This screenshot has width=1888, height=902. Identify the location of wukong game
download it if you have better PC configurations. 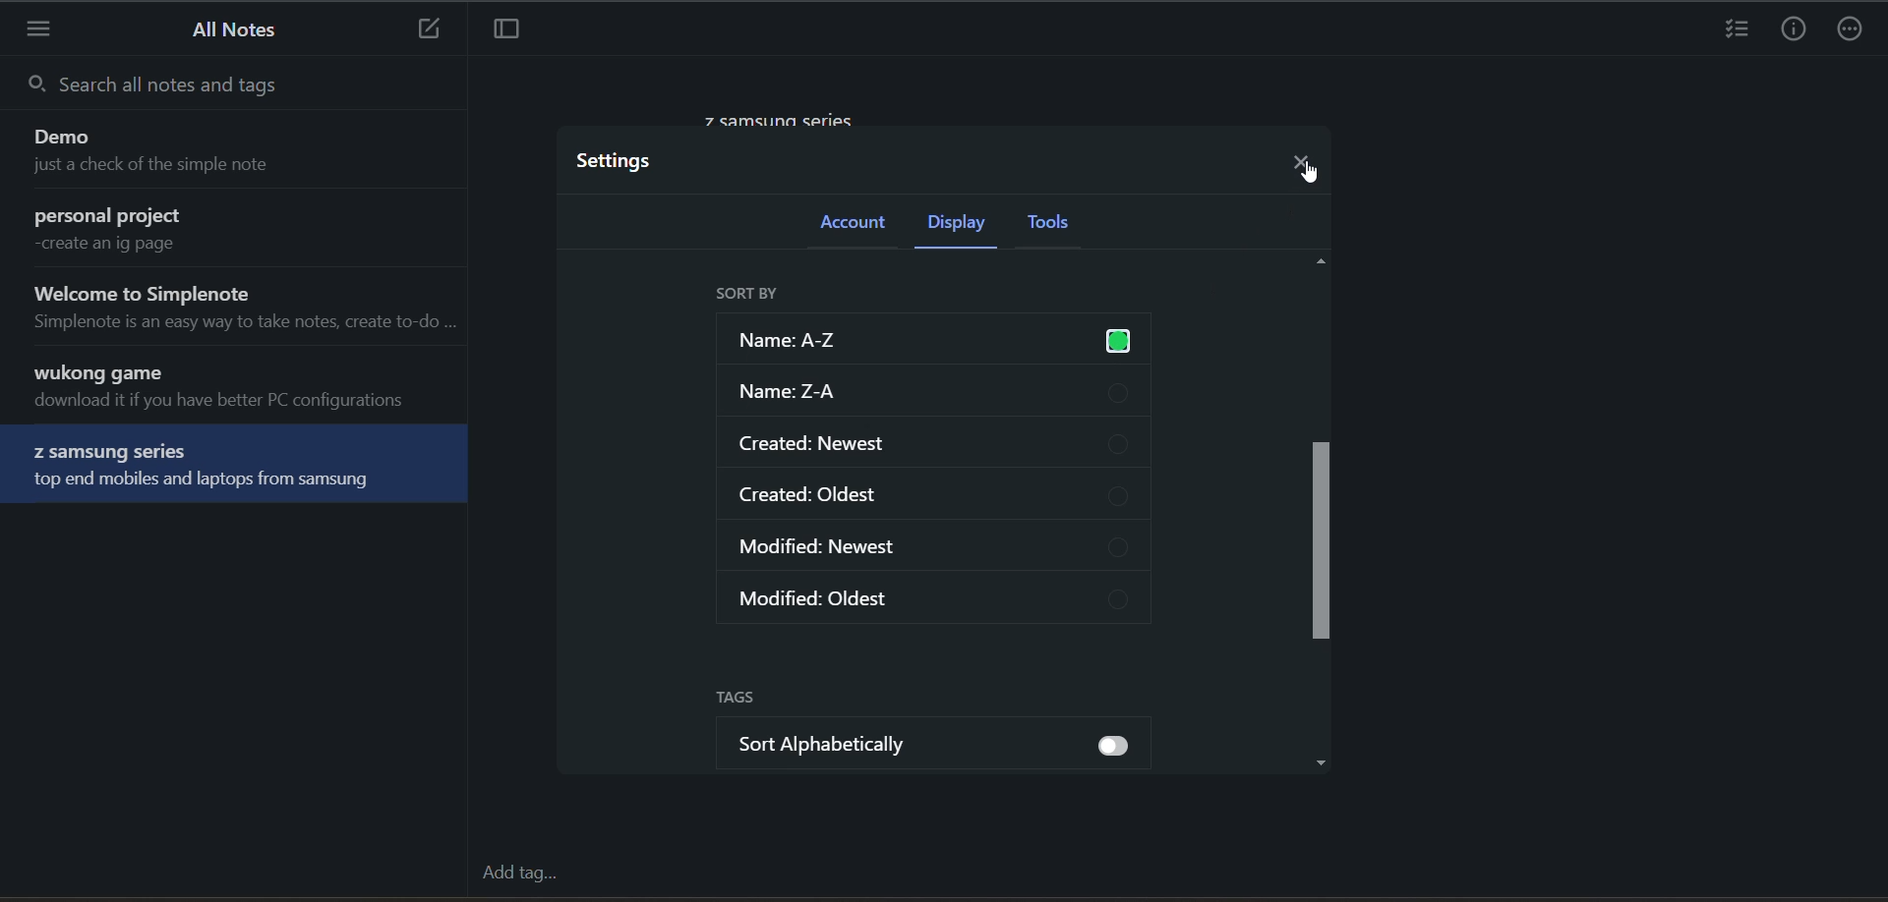
(244, 389).